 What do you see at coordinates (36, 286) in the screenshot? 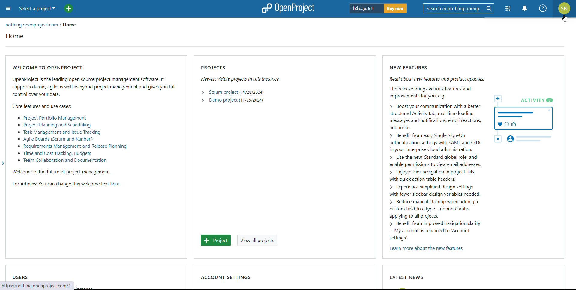
I see `https://nothing.openproject.com/#` at bounding box center [36, 286].